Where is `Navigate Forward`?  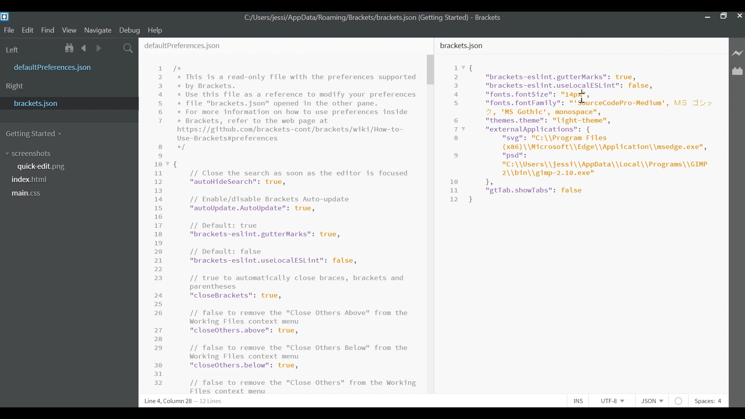
Navigate Forward is located at coordinates (99, 48).